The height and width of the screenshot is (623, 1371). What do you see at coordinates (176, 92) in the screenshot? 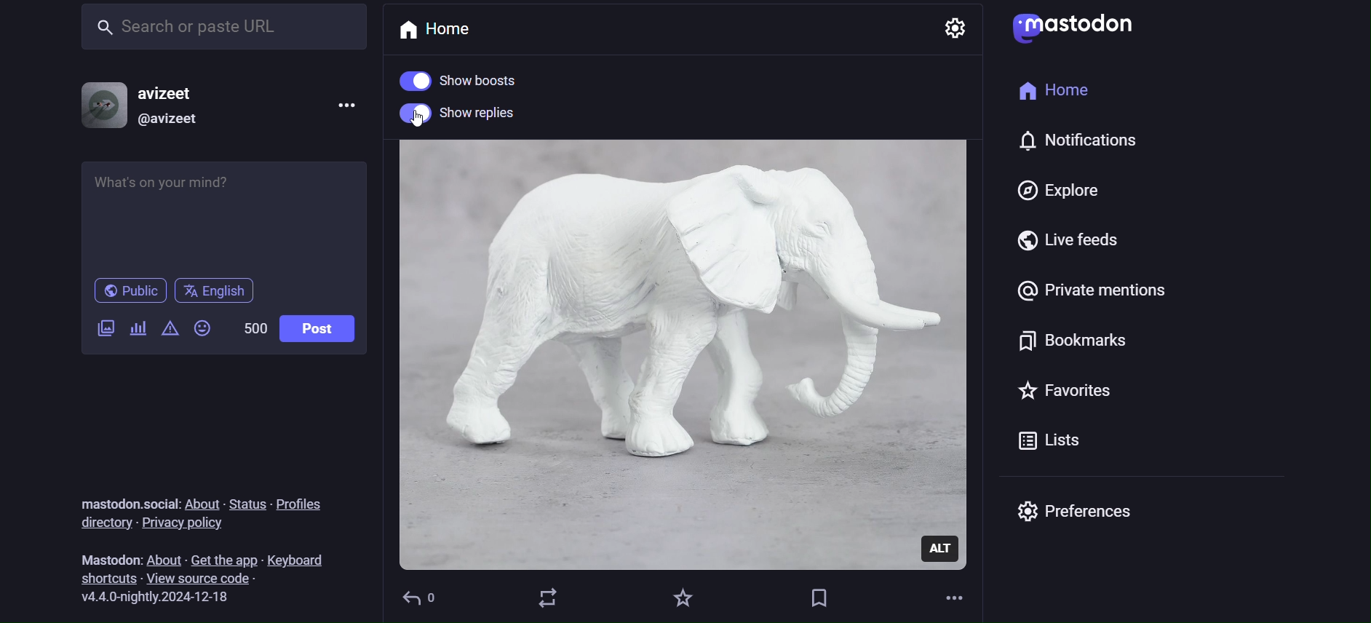
I see `username` at bounding box center [176, 92].